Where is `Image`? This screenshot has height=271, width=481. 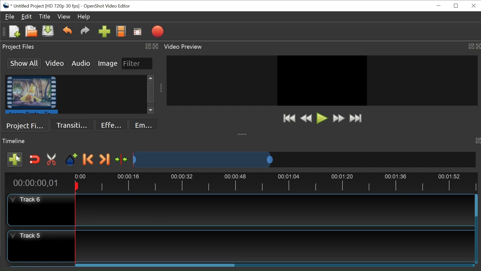 Image is located at coordinates (106, 63).